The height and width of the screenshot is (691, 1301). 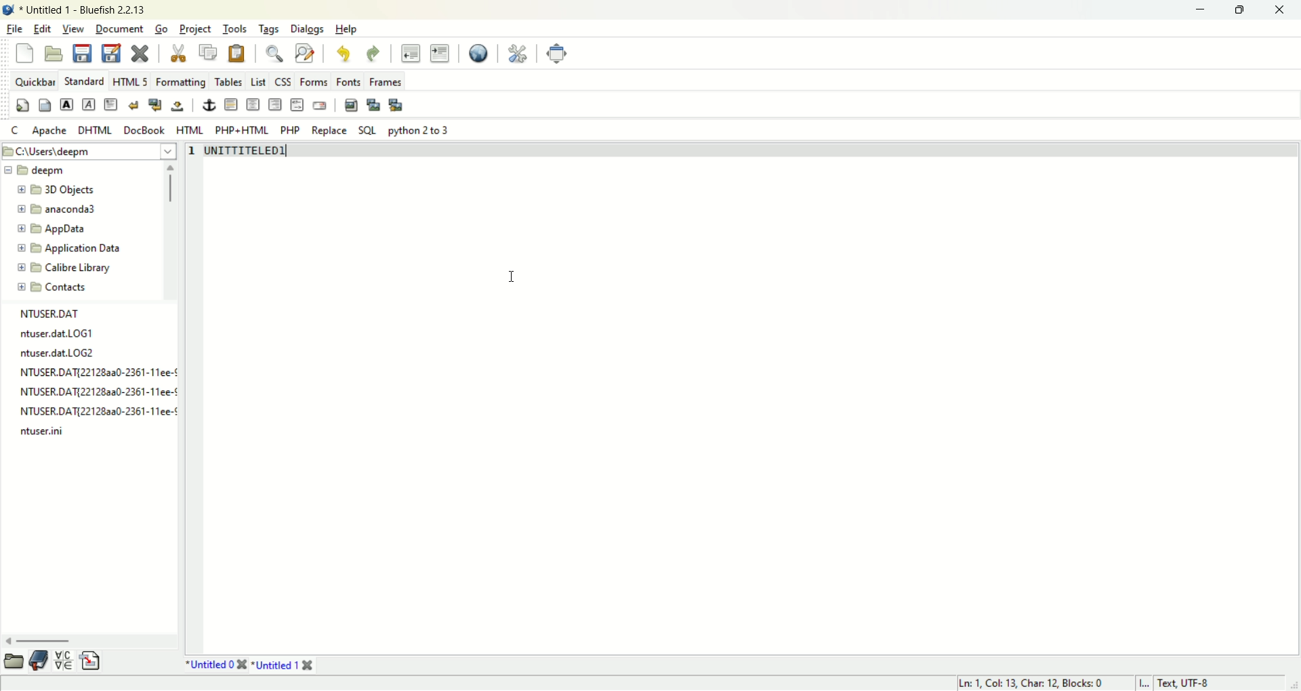 I want to click on DHTML, so click(x=94, y=129).